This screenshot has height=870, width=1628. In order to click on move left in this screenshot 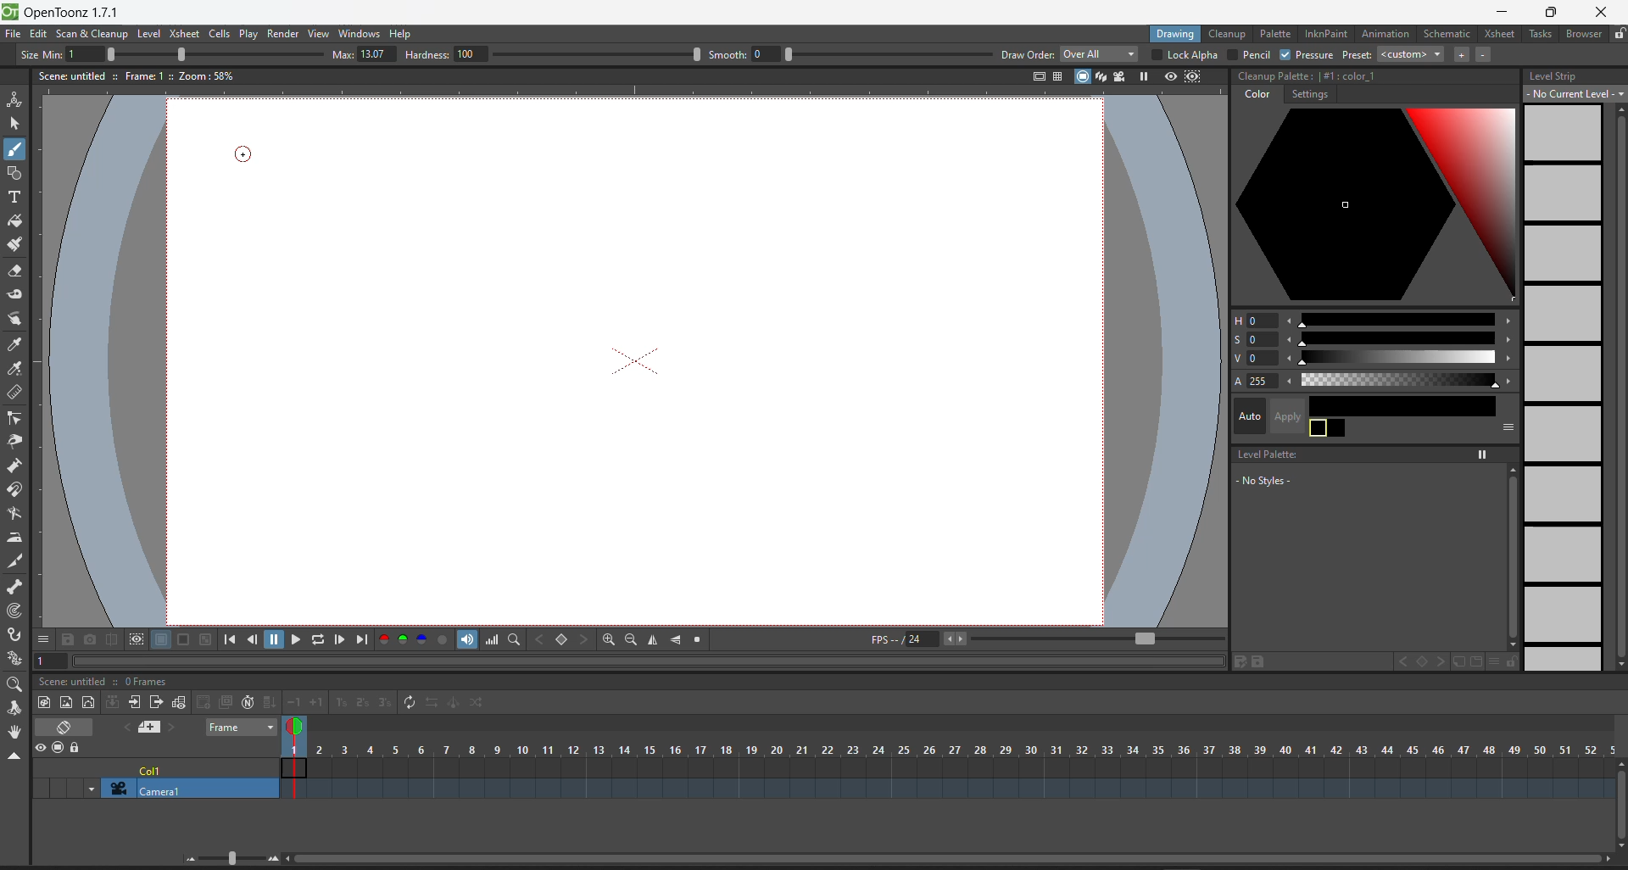, I will do `click(1291, 381)`.